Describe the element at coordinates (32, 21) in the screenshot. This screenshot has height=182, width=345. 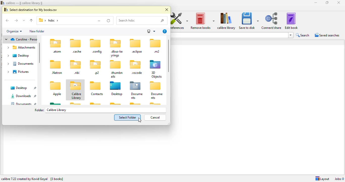
I see `up to "document"` at that location.